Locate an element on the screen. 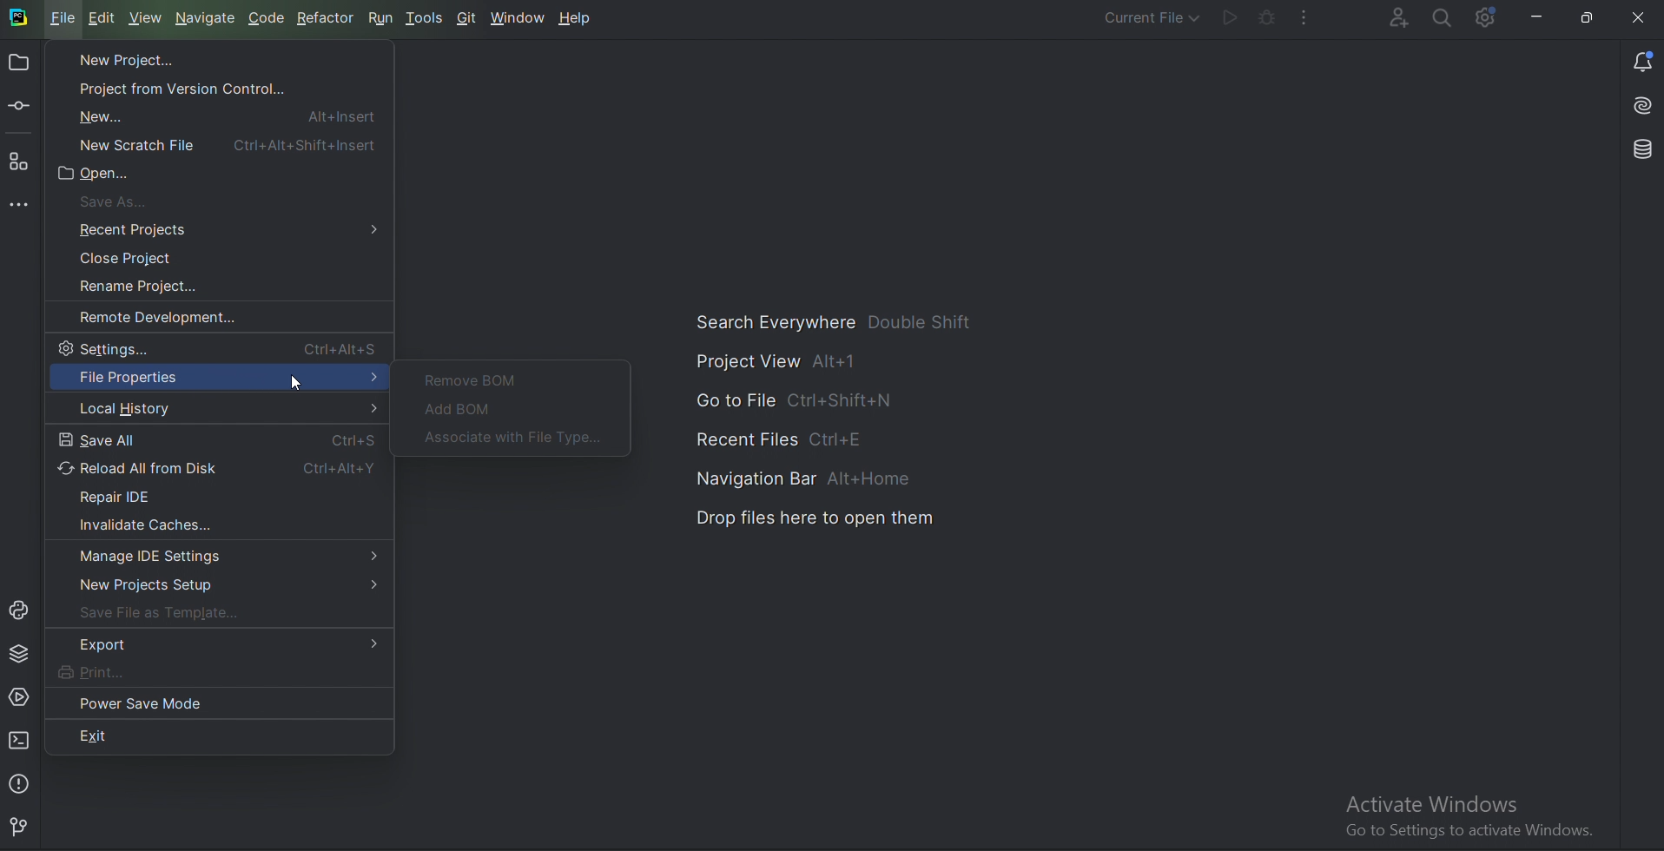  Manage IDE settings is located at coordinates (225, 556).